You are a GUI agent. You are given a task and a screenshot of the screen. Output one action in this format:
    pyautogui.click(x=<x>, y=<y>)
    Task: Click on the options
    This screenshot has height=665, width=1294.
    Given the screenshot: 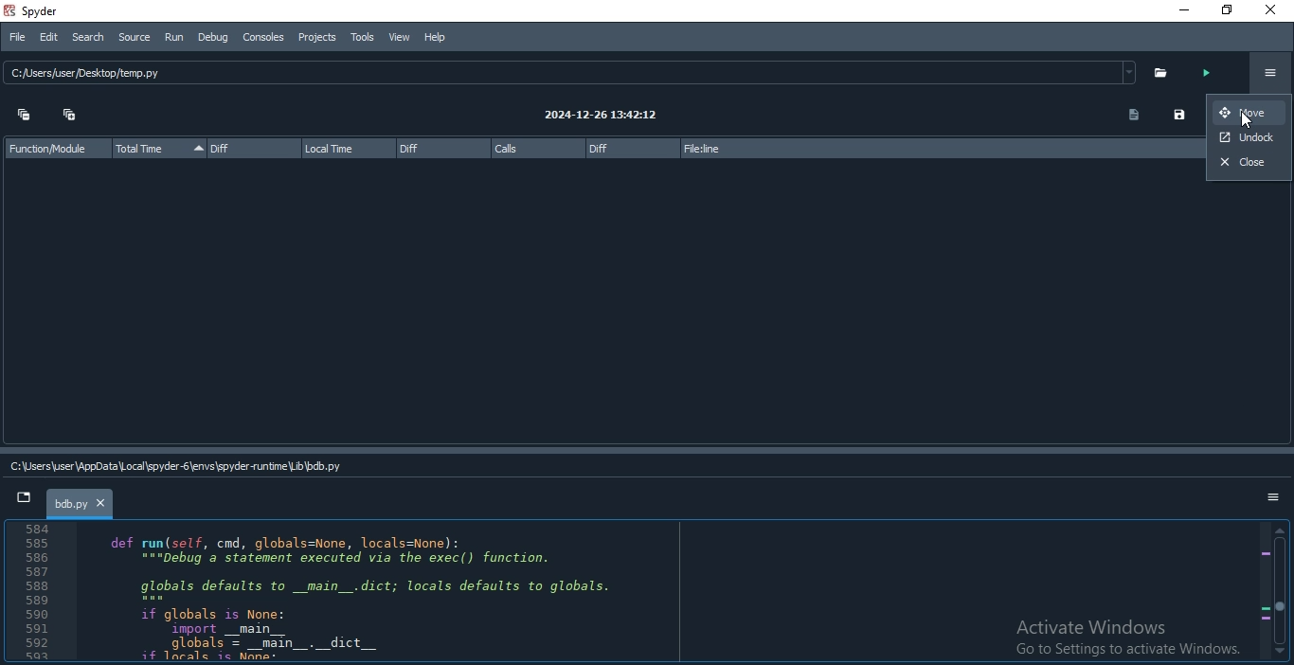 What is the action you would take?
    pyautogui.click(x=1267, y=498)
    